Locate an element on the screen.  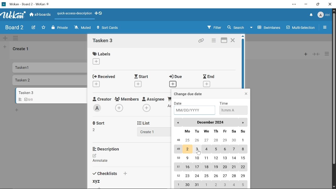
Add members is located at coordinates (120, 108).